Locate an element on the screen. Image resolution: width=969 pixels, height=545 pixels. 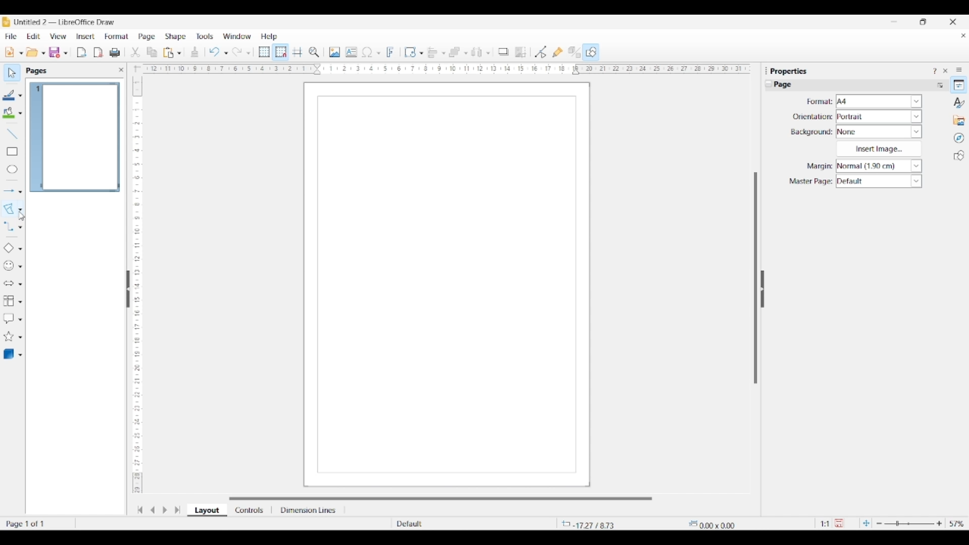
Export directly as PDF is located at coordinates (98, 53).